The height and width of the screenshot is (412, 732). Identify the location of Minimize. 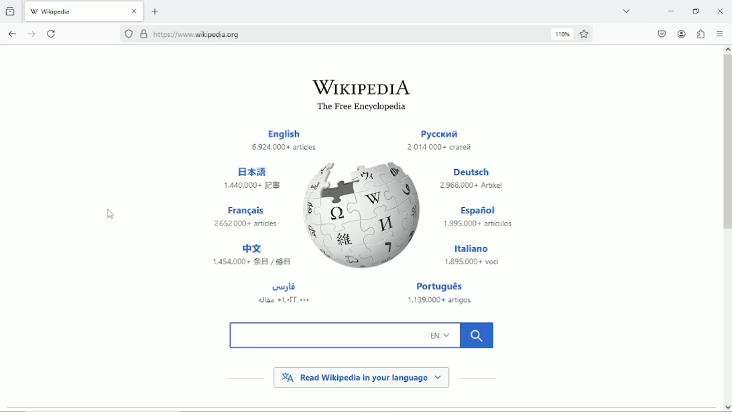
(670, 10).